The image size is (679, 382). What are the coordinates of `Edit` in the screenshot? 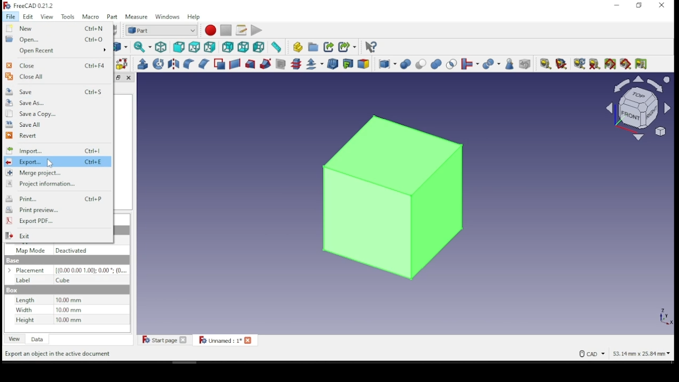 It's located at (28, 16).